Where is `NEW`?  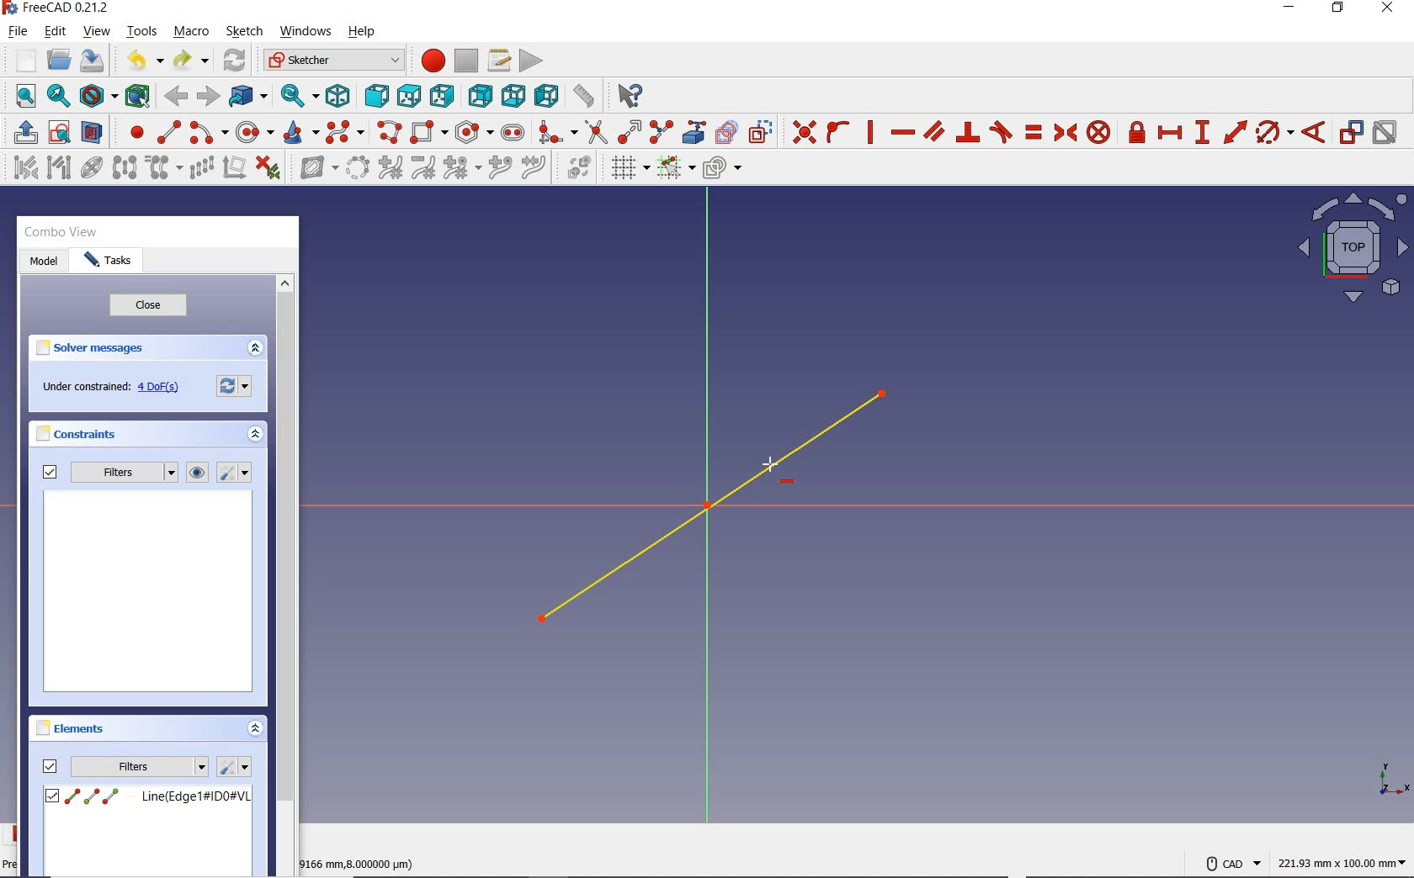
NEW is located at coordinates (22, 59).